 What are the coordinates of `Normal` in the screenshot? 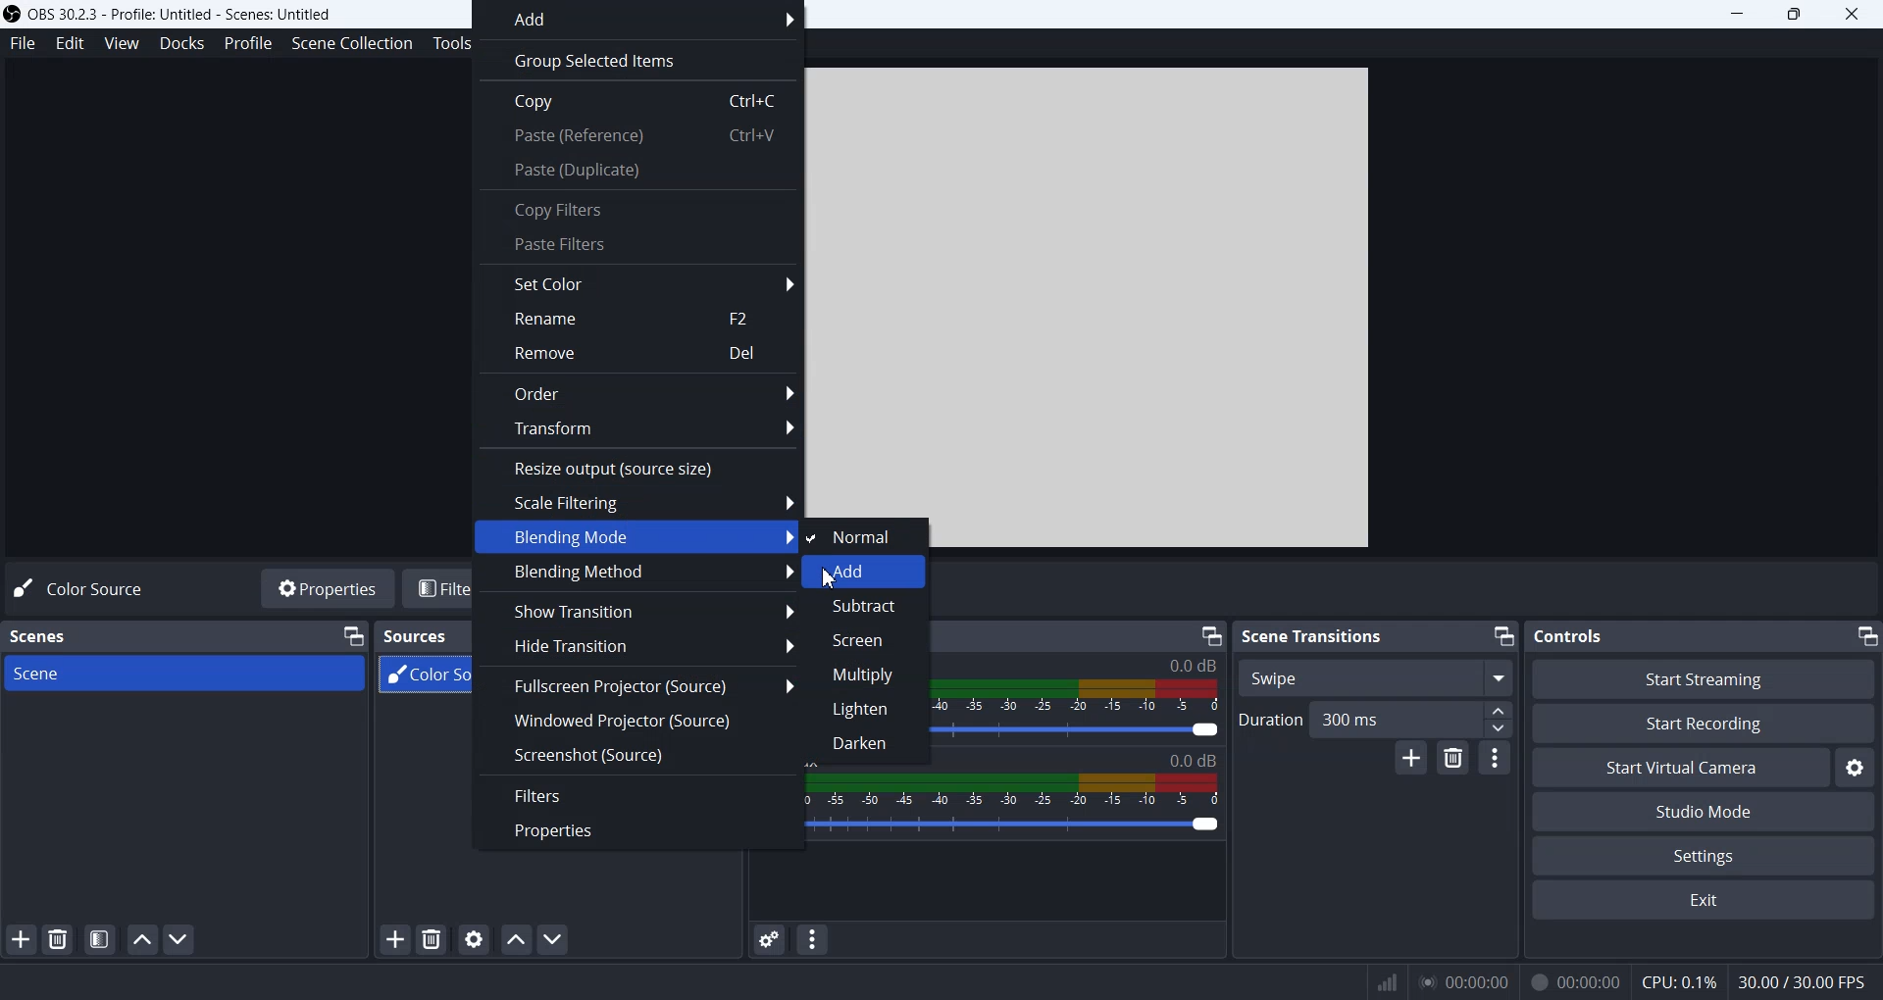 It's located at (868, 534).